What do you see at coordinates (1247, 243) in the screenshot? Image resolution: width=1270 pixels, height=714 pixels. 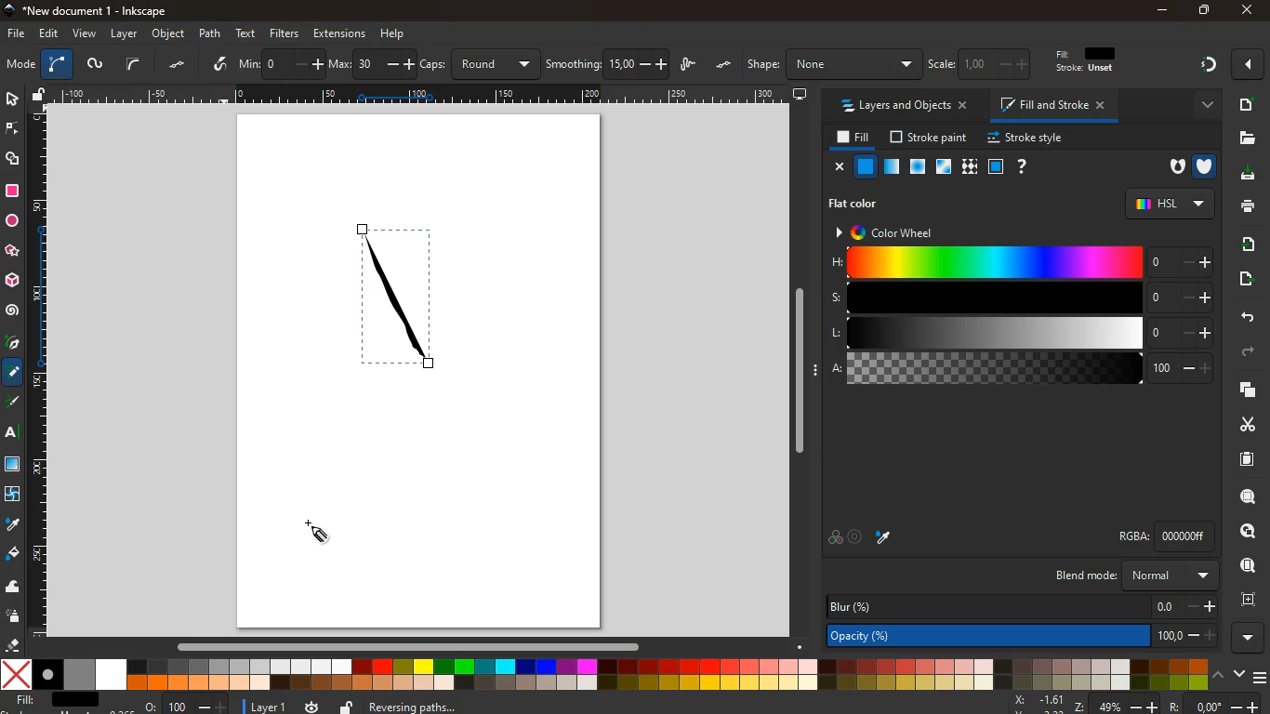 I see `receive` at bounding box center [1247, 243].